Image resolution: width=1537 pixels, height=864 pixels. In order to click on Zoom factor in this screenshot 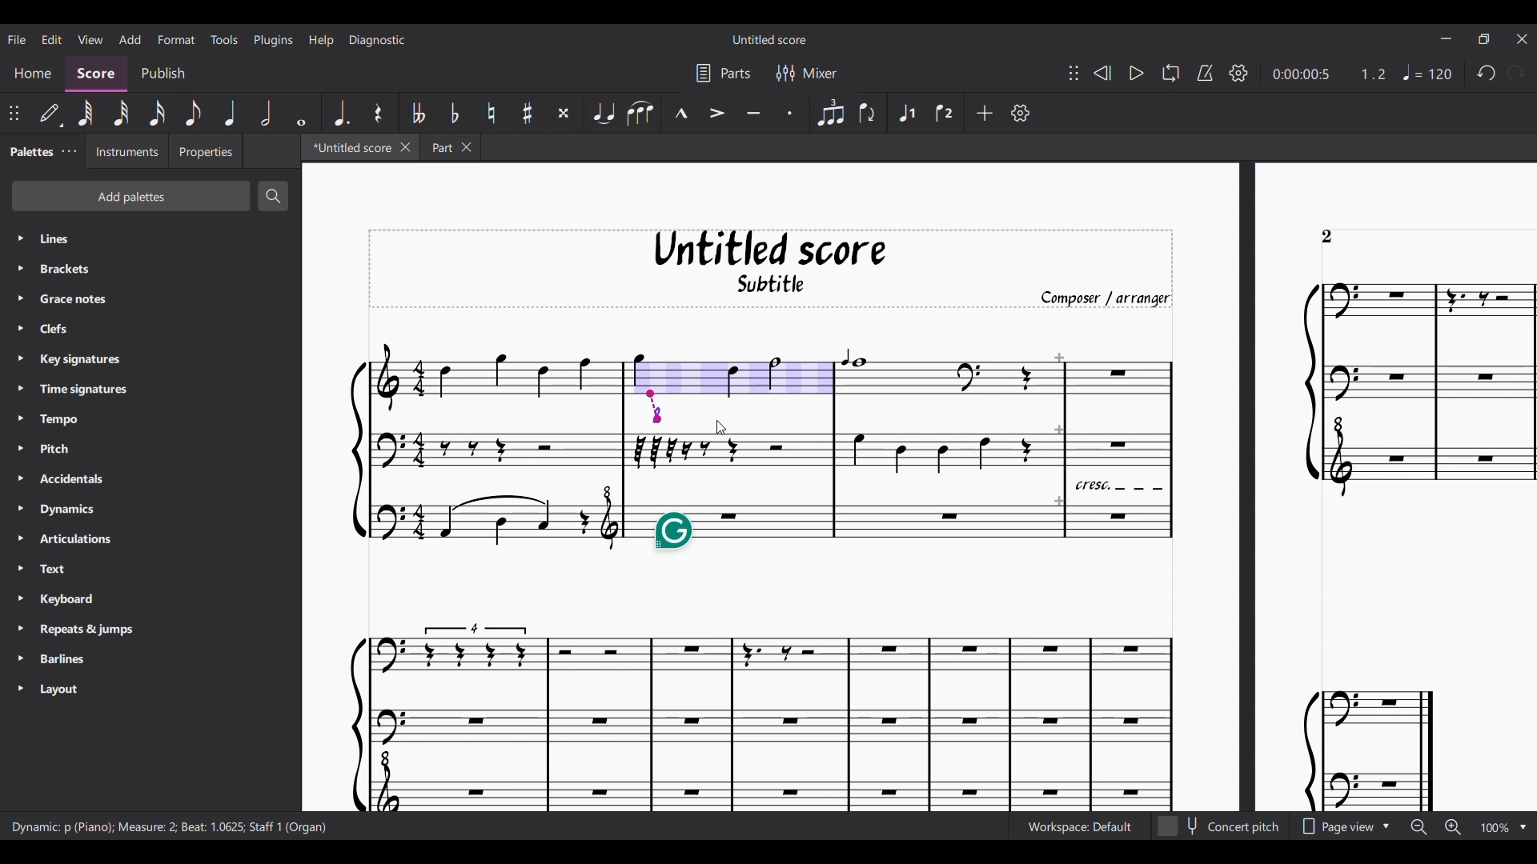, I will do `click(1496, 827)`.